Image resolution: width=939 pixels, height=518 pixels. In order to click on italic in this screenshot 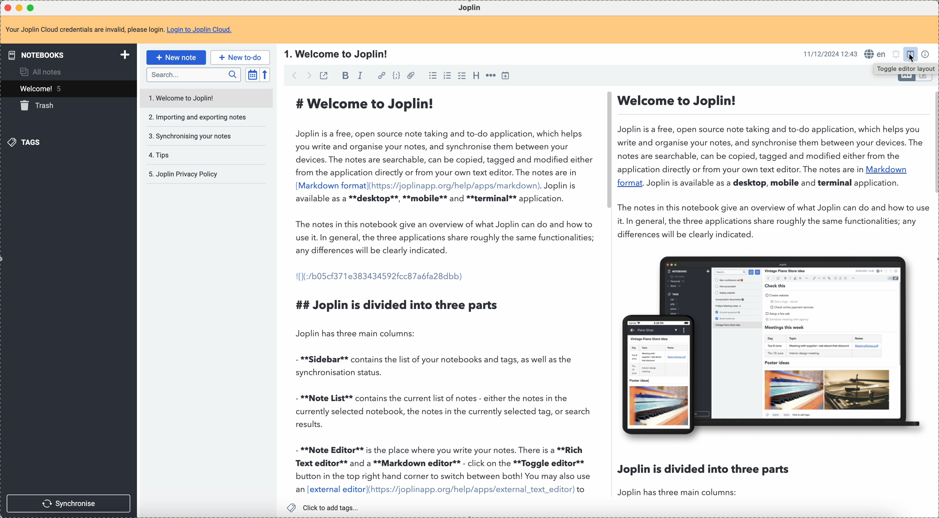, I will do `click(360, 76)`.